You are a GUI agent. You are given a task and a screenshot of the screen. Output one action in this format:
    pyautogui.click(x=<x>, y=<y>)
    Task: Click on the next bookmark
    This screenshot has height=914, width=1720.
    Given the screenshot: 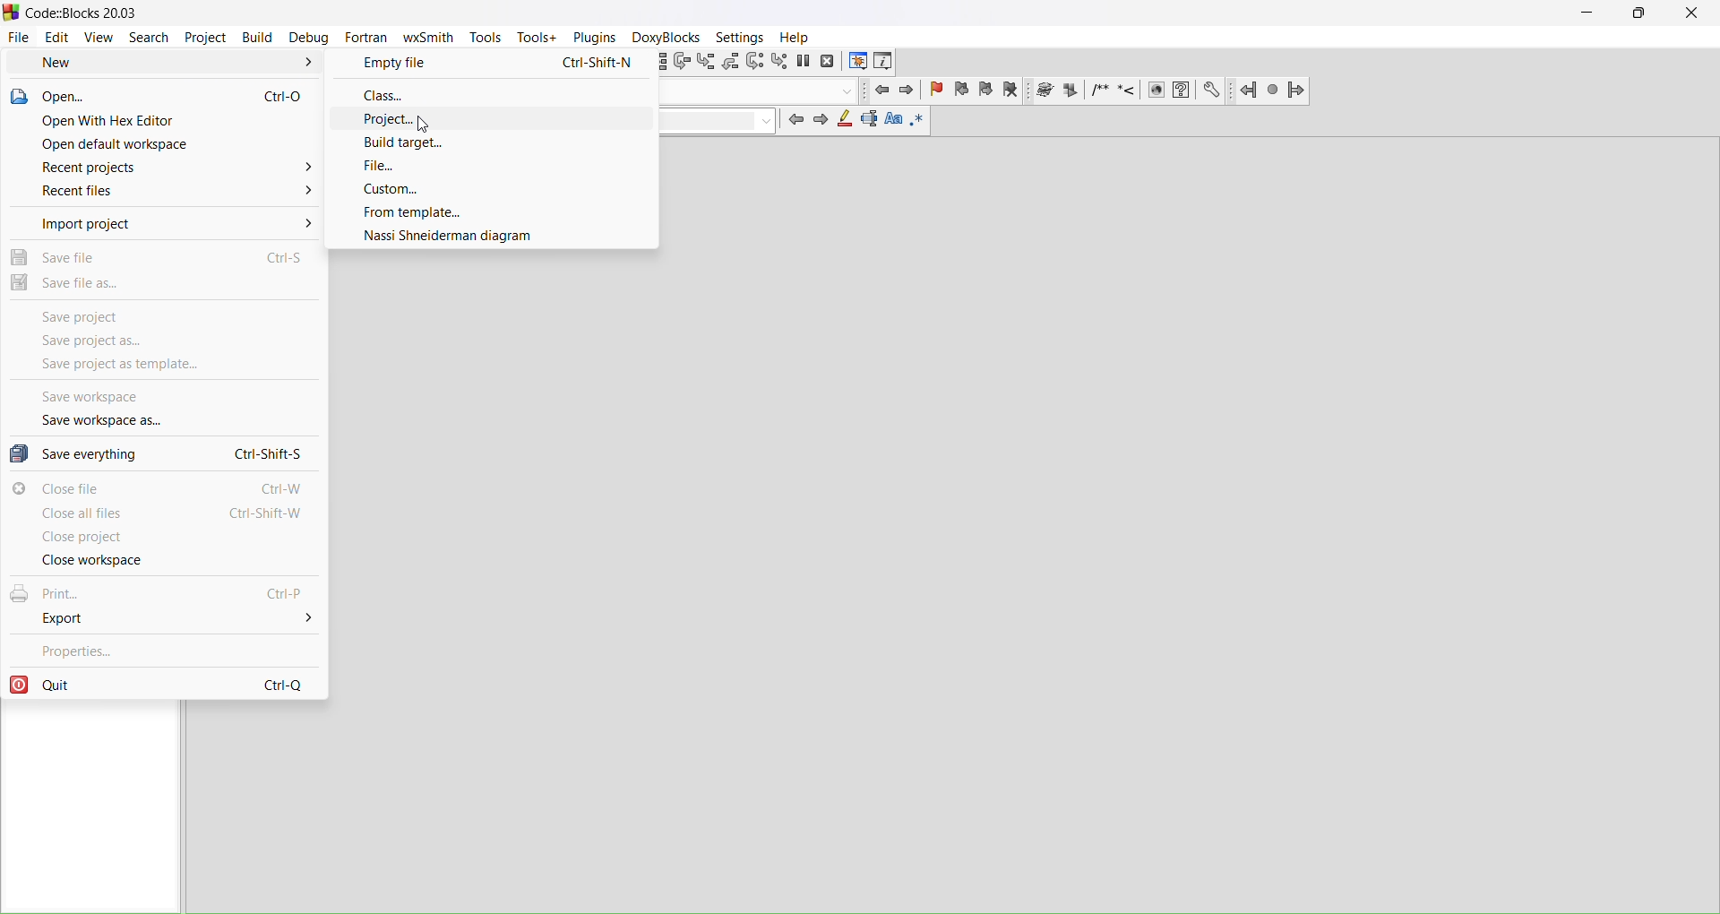 What is the action you would take?
    pyautogui.click(x=986, y=91)
    